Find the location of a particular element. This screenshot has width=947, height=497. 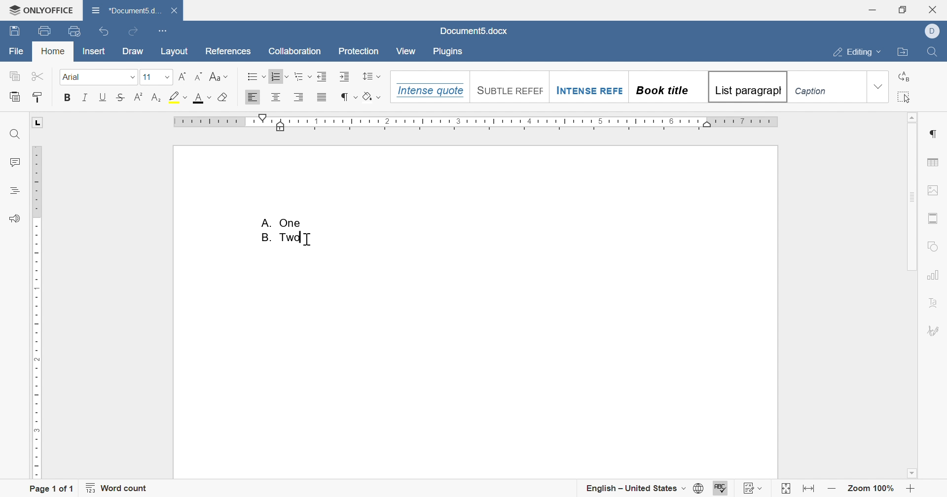

Bold is located at coordinates (68, 97).